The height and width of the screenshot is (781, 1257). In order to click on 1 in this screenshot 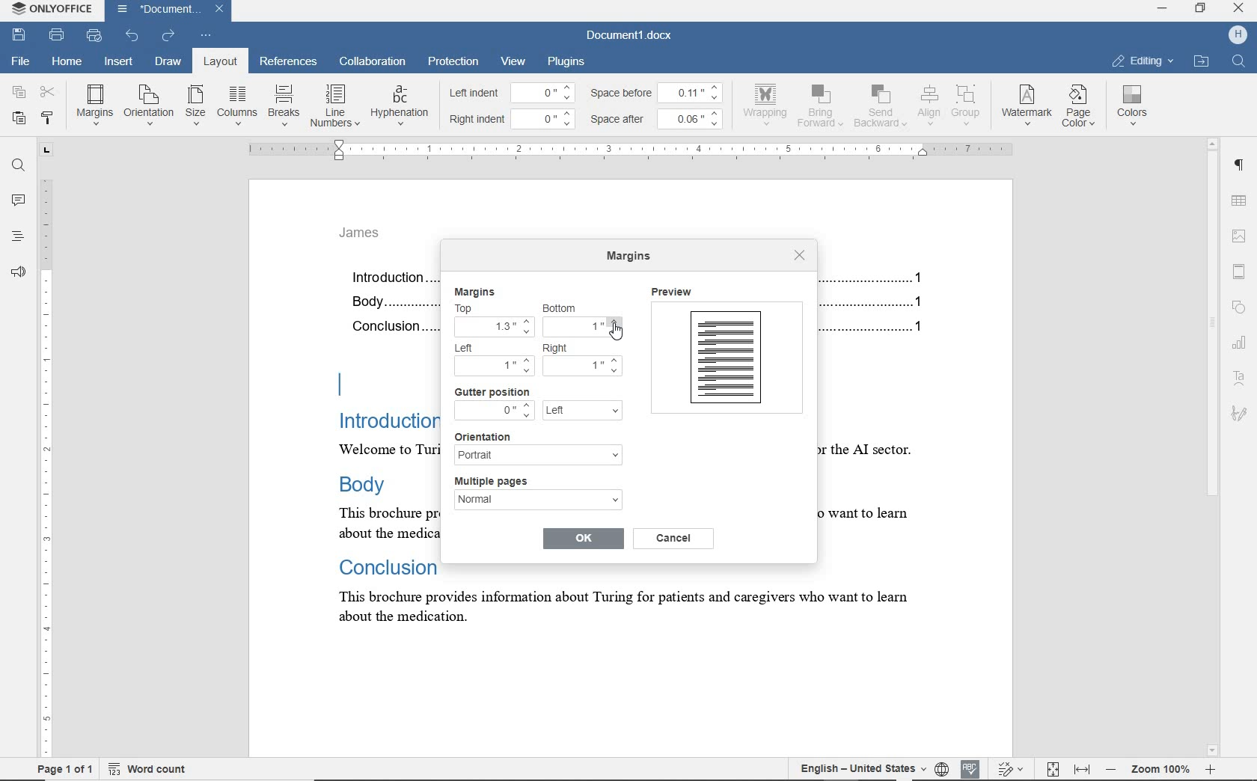, I will do `click(495, 367)`.